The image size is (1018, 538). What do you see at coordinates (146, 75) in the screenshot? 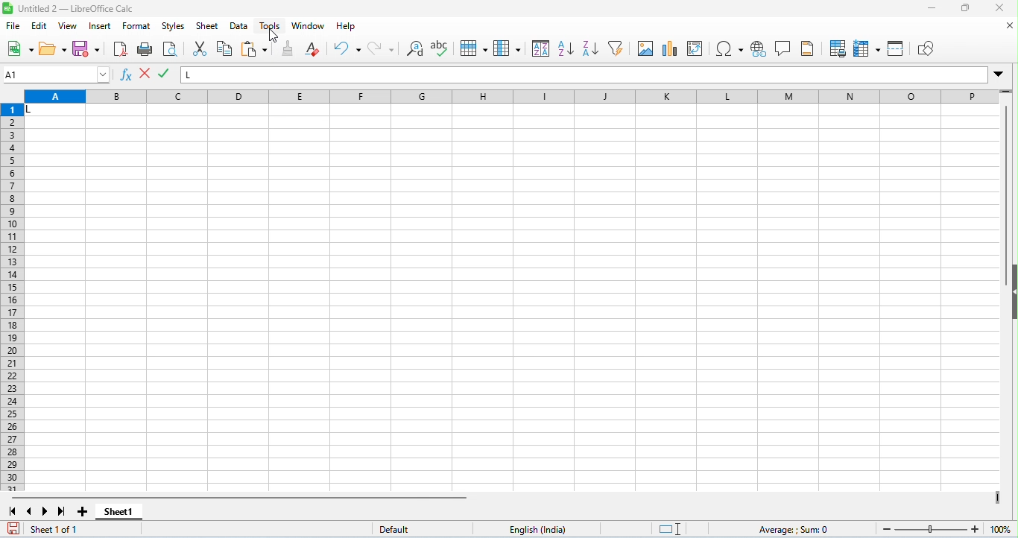
I see `accept` at bounding box center [146, 75].